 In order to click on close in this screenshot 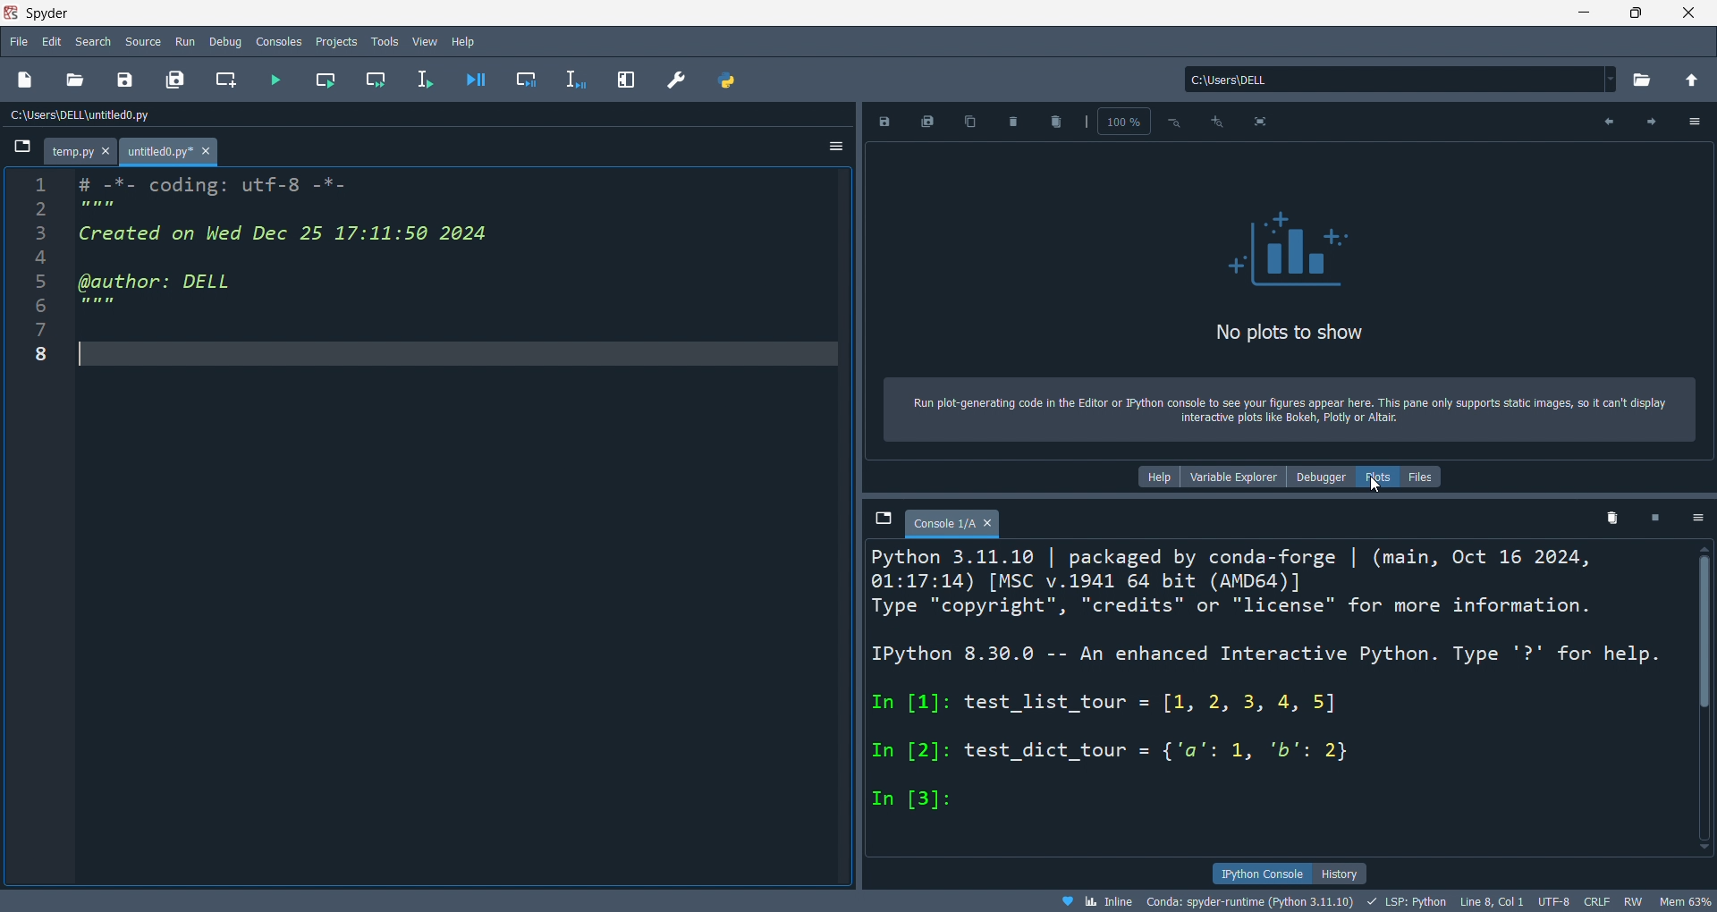, I will do `click(1689, 13)`.